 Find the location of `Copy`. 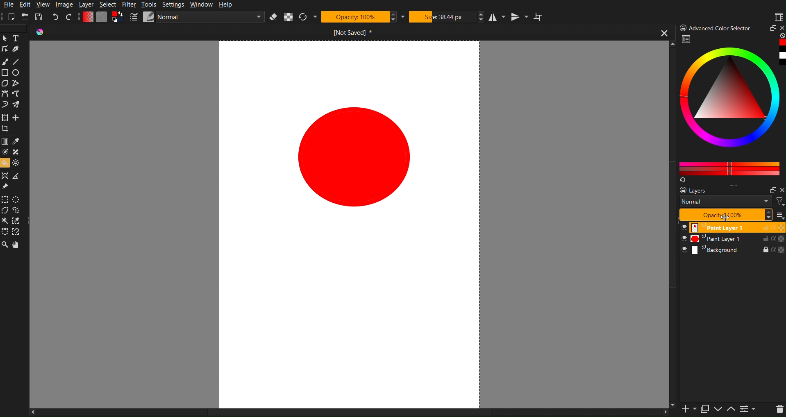

Copy is located at coordinates (705, 410).